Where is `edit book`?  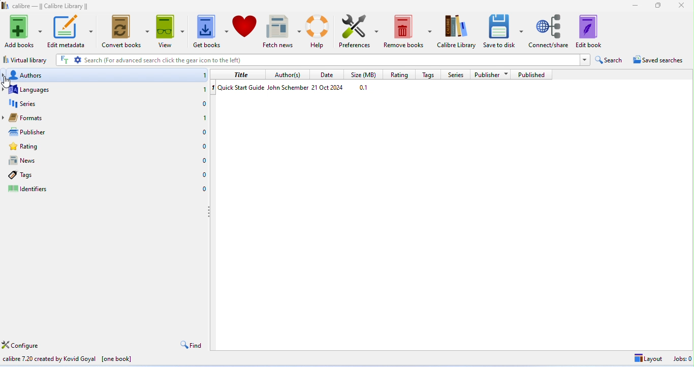
edit book is located at coordinates (590, 31).